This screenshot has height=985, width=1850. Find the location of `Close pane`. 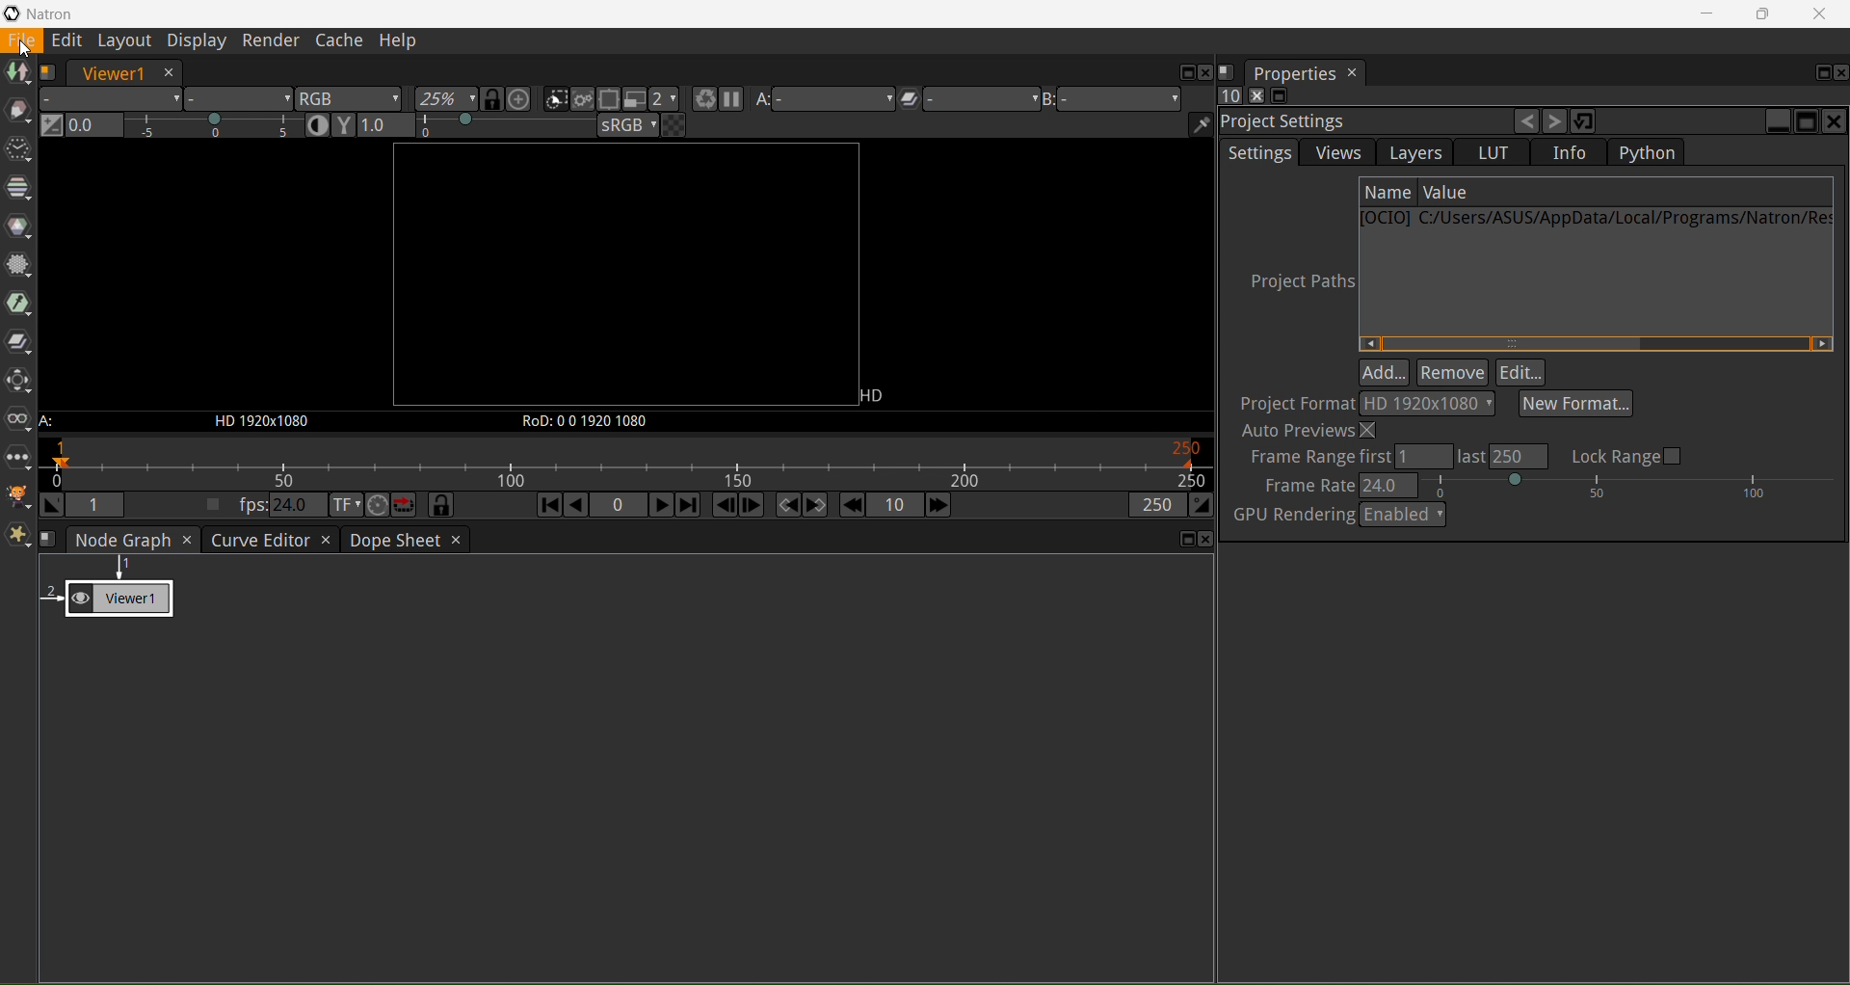

Close pane is located at coordinates (1203, 74).